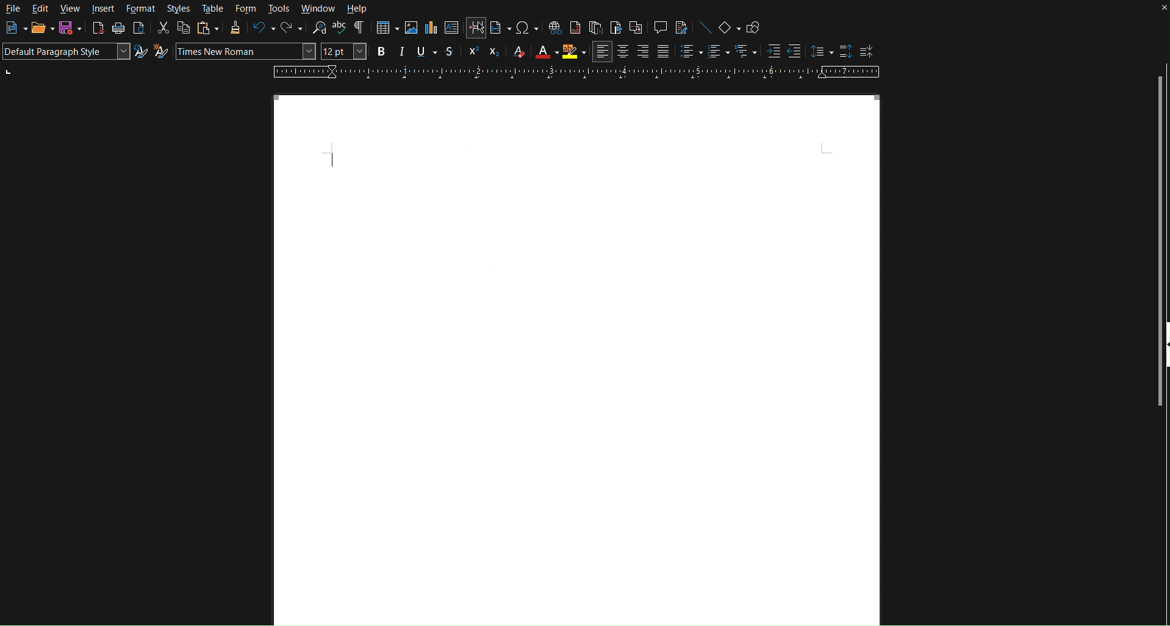 This screenshot has width=1170, height=626. What do you see at coordinates (683, 27) in the screenshot?
I see `Show Track Changes Functions` at bounding box center [683, 27].